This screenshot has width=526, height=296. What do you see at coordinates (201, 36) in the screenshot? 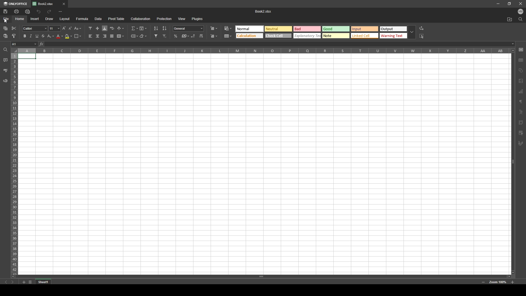
I see `increase decimal` at bounding box center [201, 36].